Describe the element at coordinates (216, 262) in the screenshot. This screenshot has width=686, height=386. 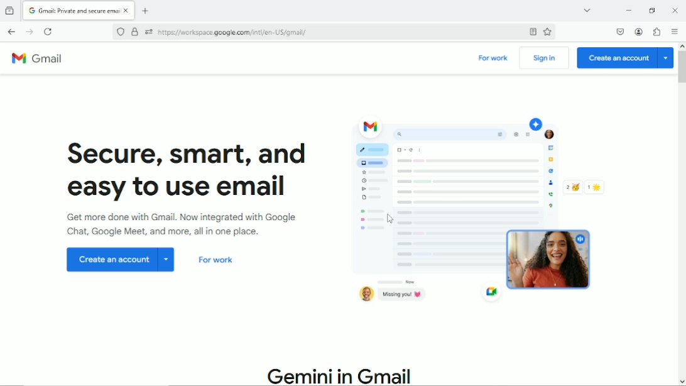
I see `For work` at that location.